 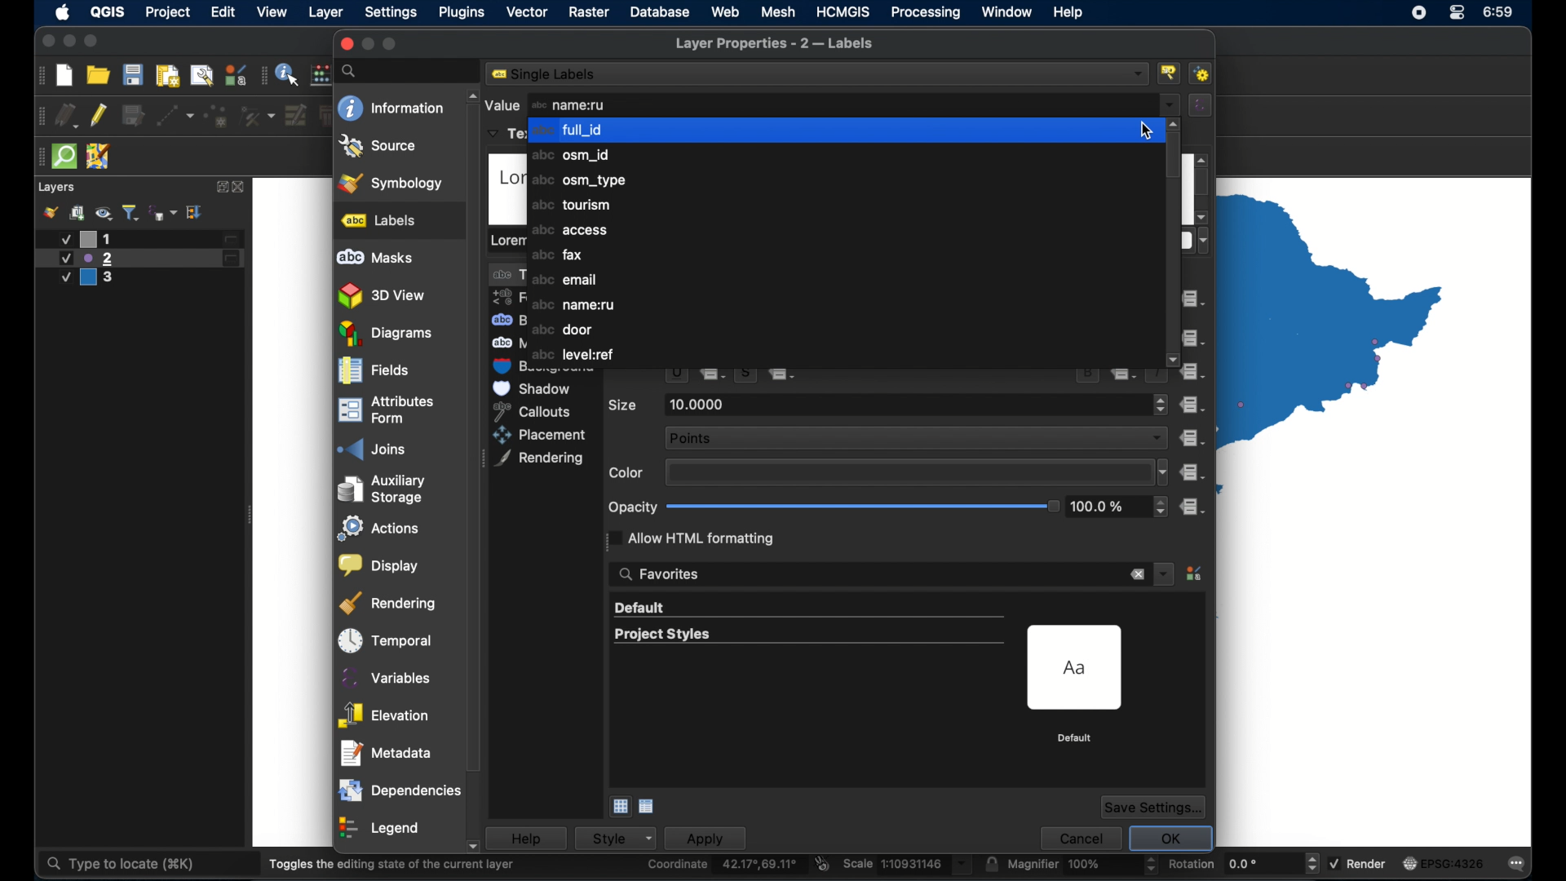 I want to click on joins, so click(x=369, y=445).